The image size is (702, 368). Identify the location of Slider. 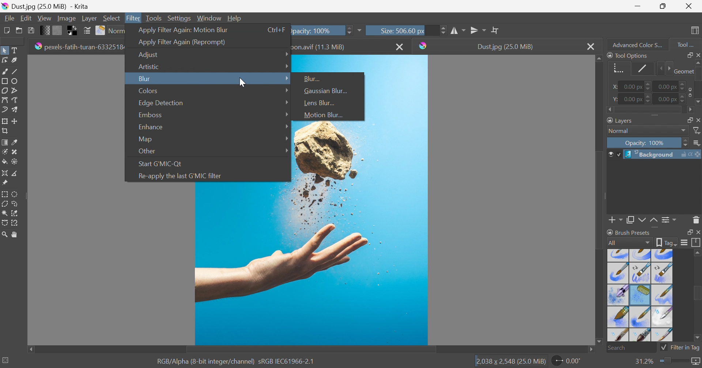
(698, 83).